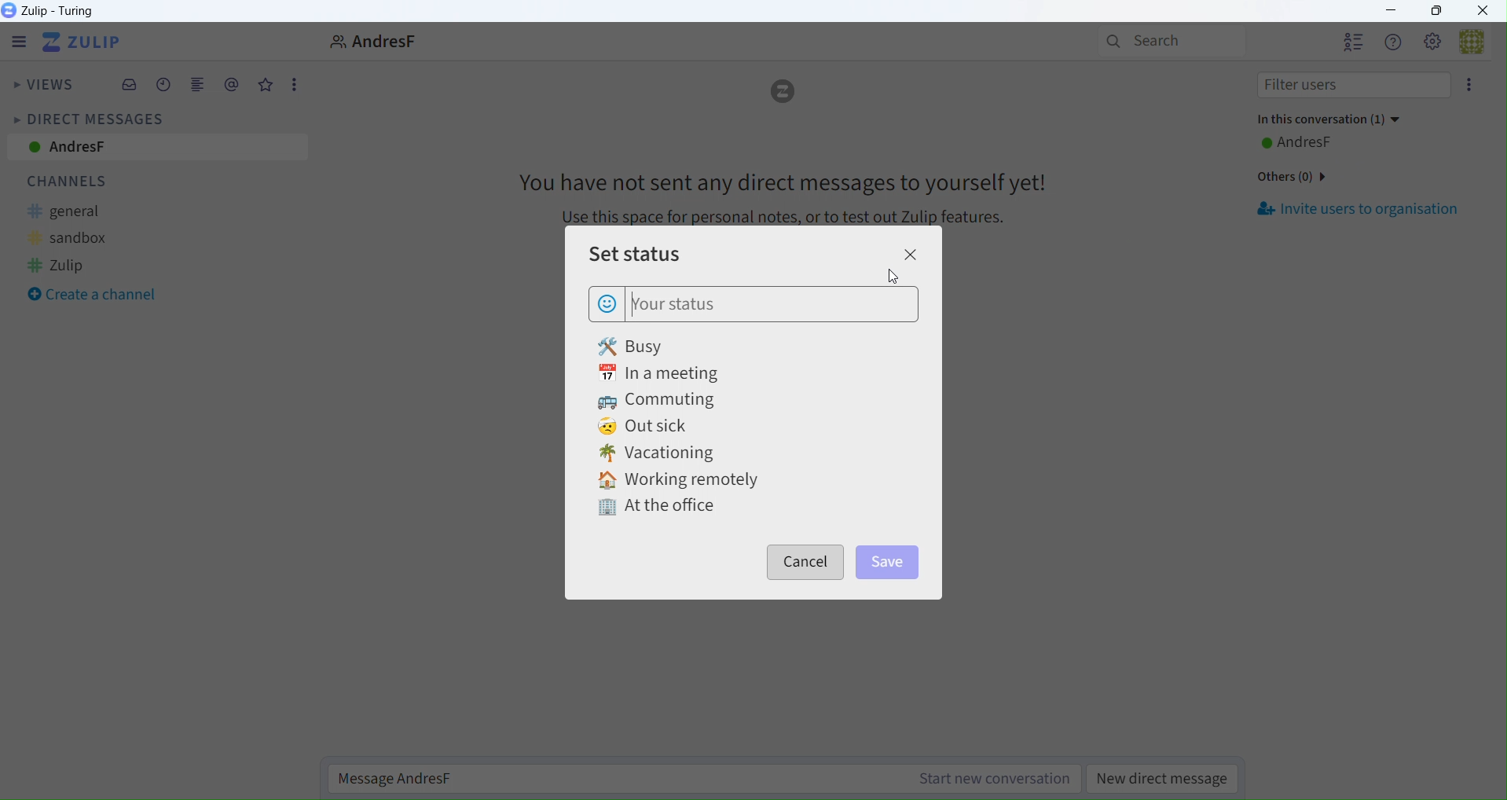 This screenshot has width=1507, height=800. I want to click on Invite Users to Organization, so click(1362, 210).